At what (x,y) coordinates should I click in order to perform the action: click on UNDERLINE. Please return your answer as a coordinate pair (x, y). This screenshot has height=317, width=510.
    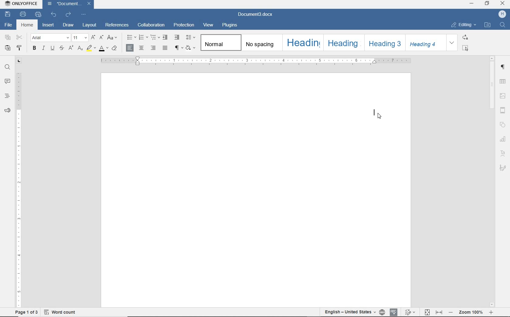
    Looking at the image, I should click on (52, 49).